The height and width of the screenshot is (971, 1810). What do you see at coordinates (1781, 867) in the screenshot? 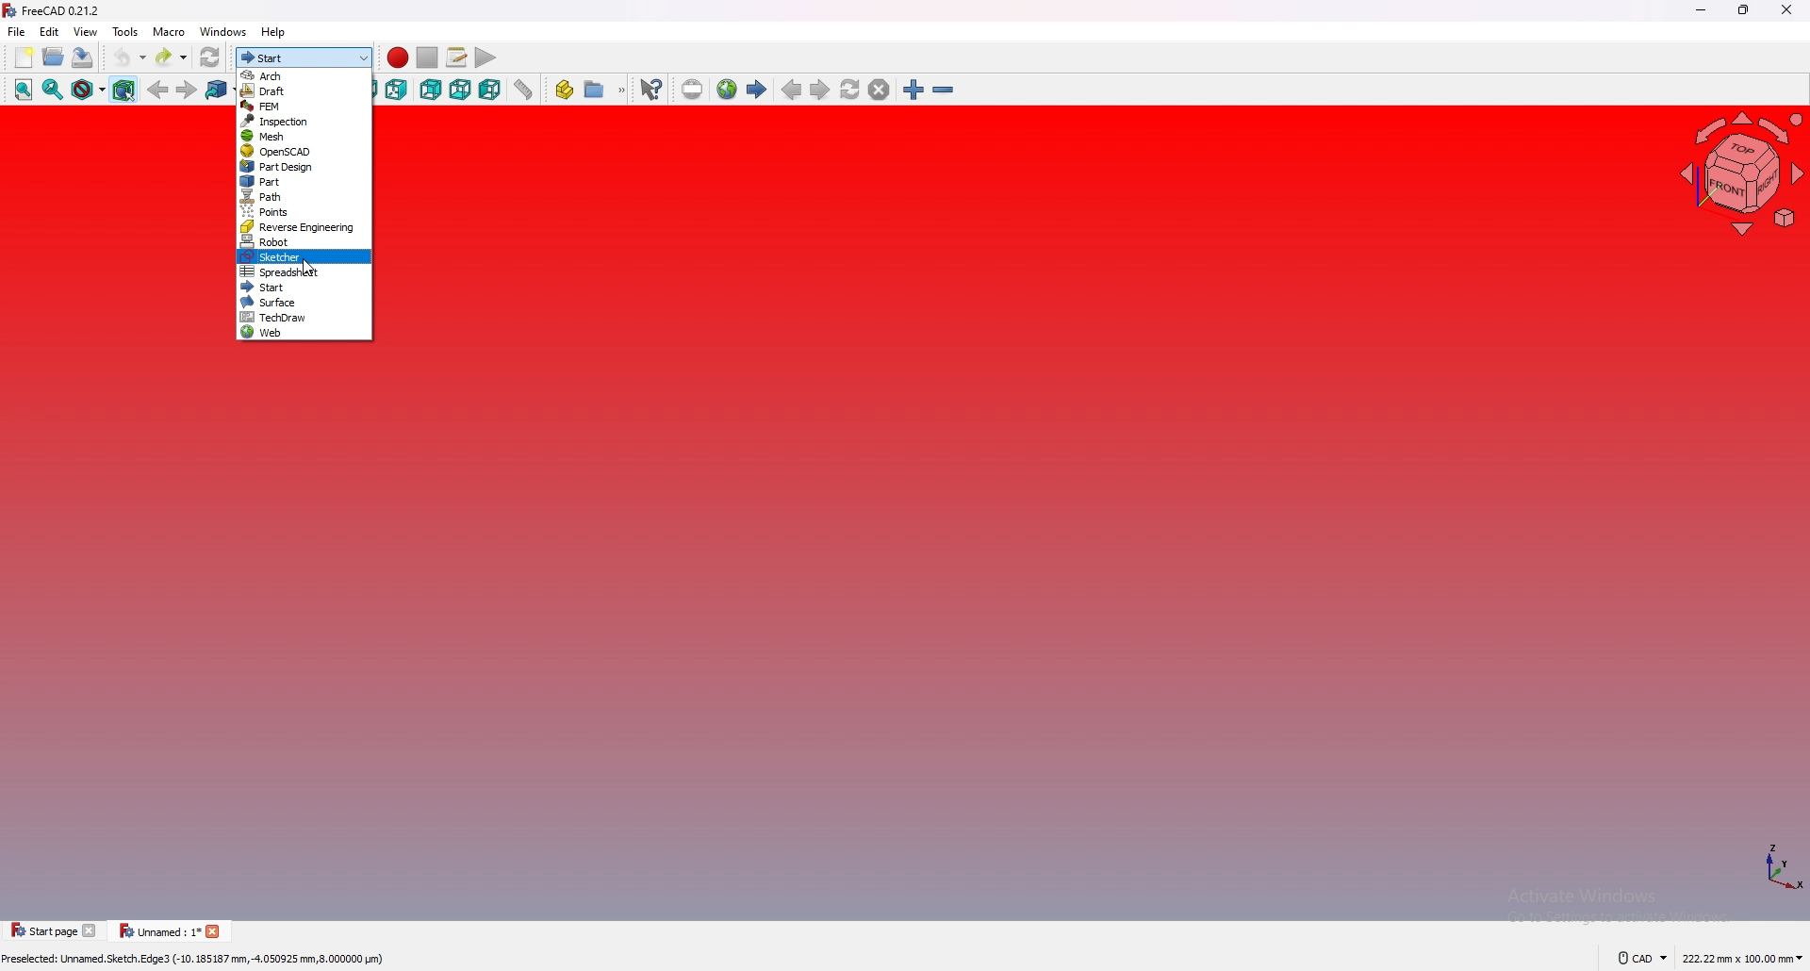
I see `axis` at bounding box center [1781, 867].